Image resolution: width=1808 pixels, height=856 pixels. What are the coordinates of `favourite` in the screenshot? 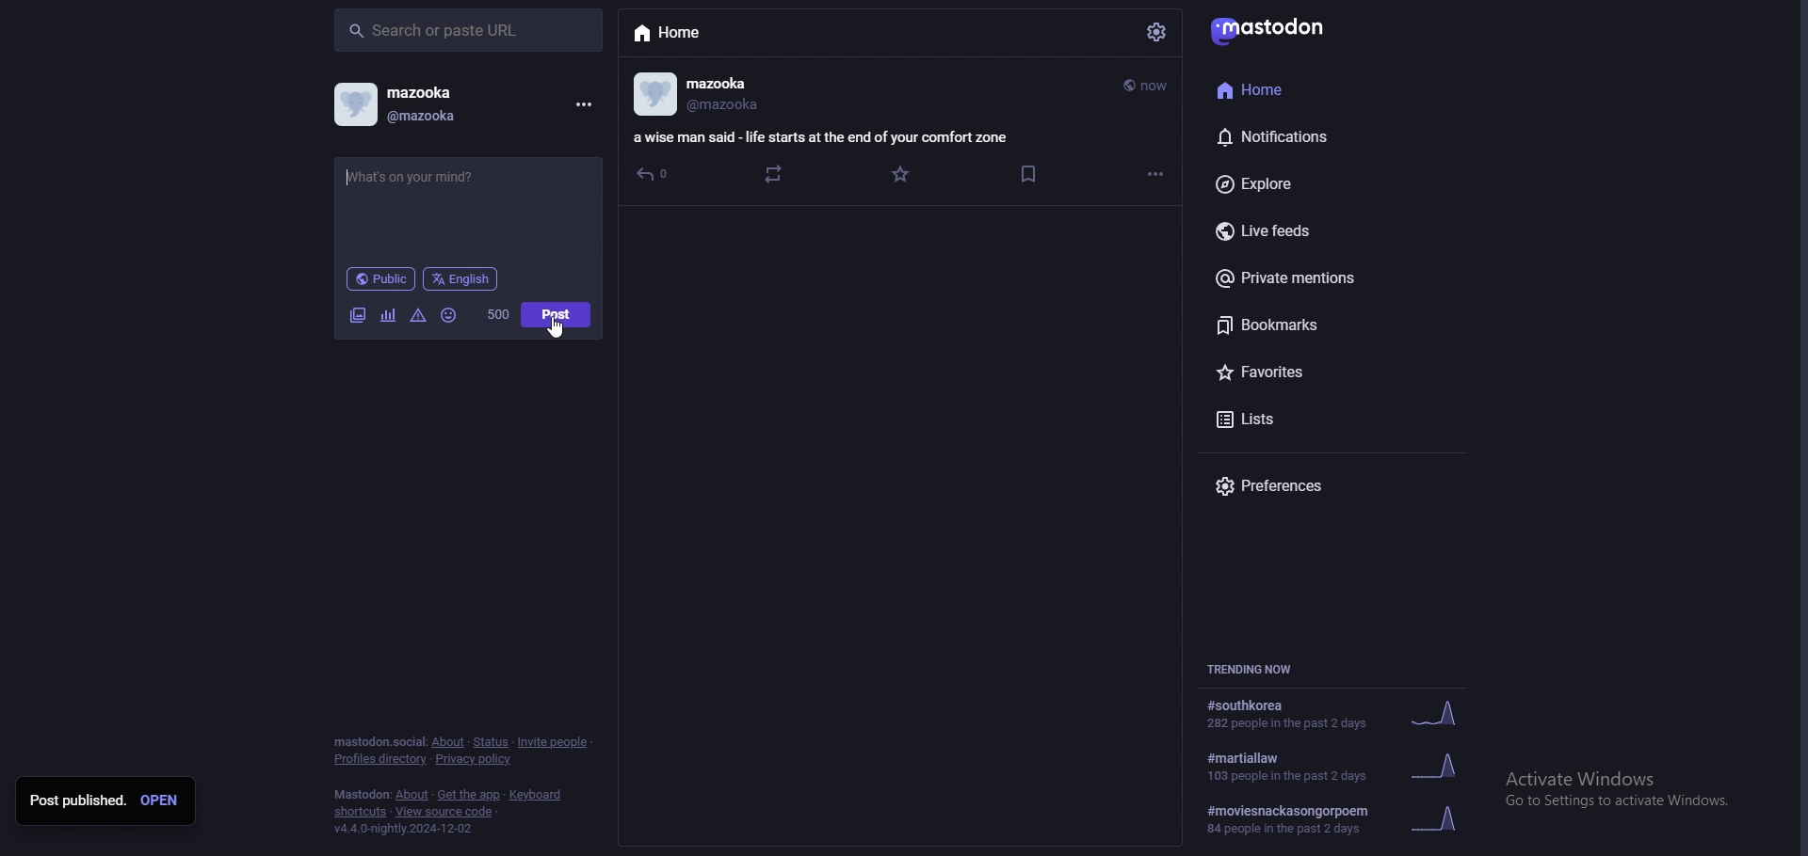 It's located at (903, 175).